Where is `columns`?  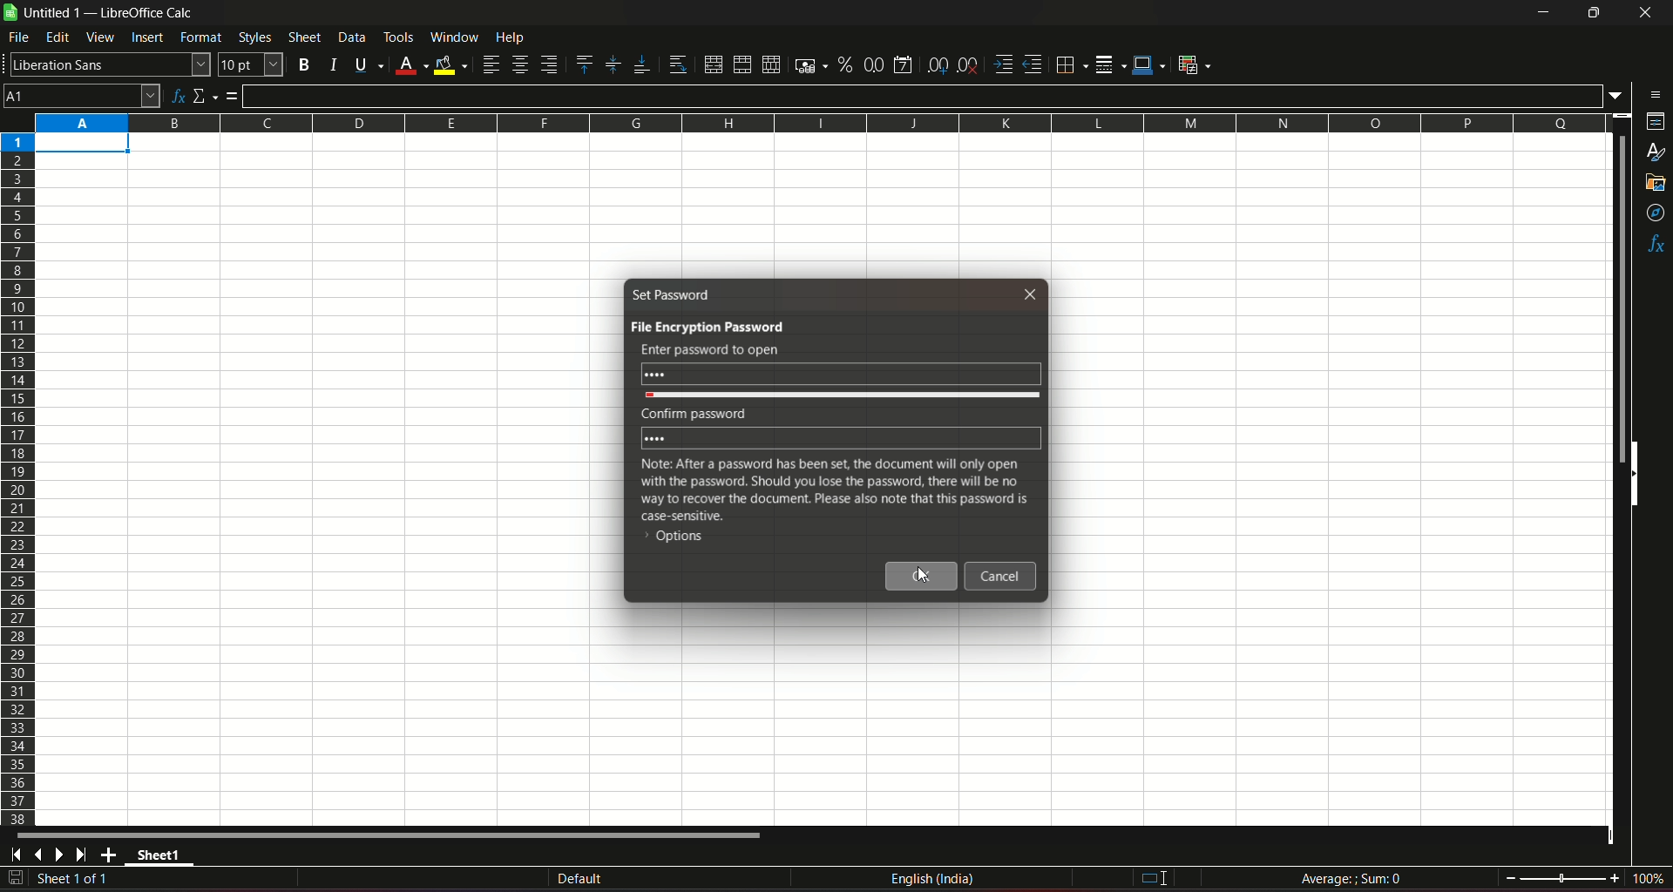 columns is located at coordinates (822, 123).